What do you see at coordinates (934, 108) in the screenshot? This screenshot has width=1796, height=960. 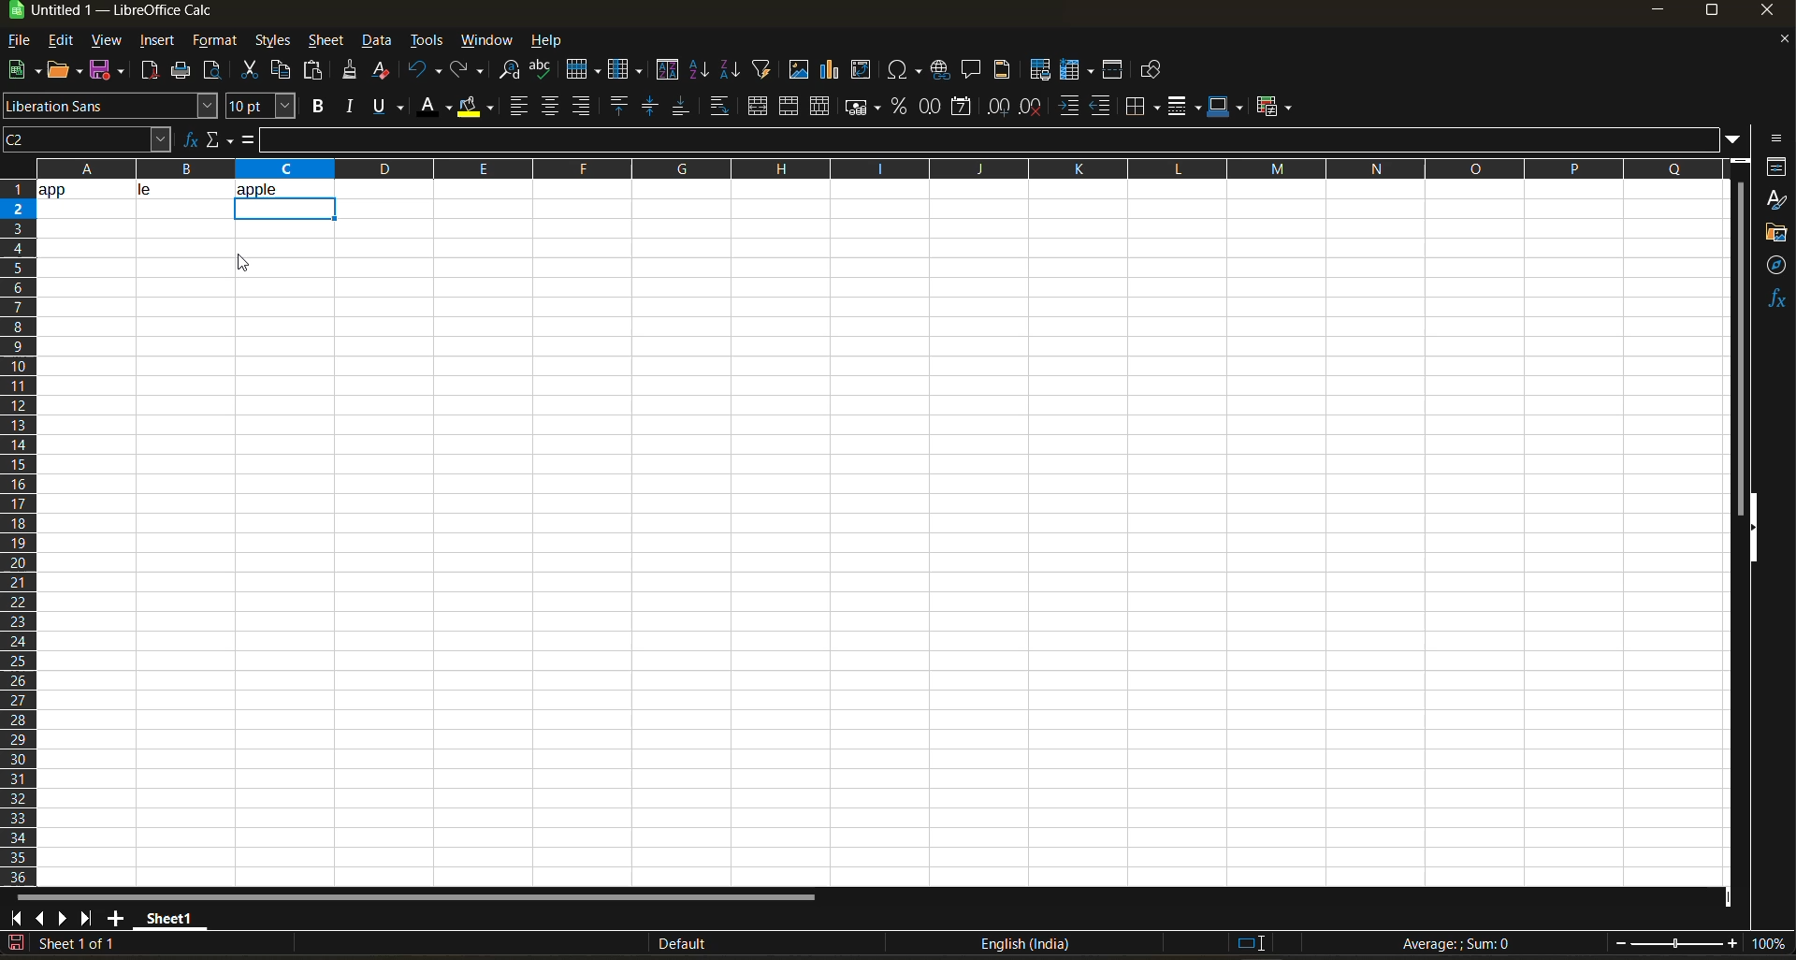 I see `format as number` at bounding box center [934, 108].